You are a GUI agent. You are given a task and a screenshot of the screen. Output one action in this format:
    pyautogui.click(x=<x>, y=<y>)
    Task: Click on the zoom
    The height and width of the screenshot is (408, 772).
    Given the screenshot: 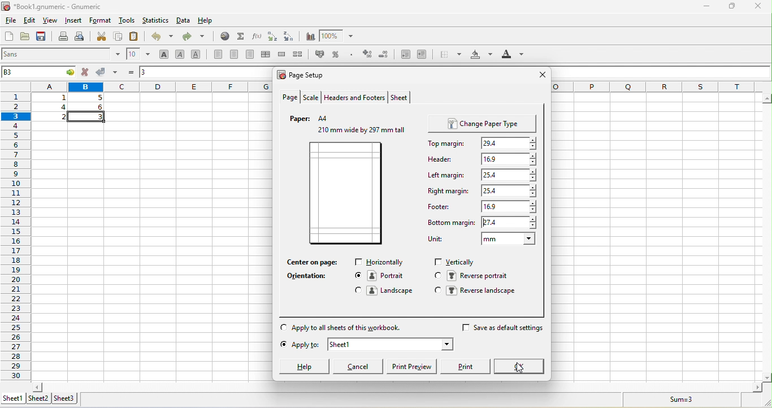 What is the action you would take?
    pyautogui.click(x=340, y=36)
    